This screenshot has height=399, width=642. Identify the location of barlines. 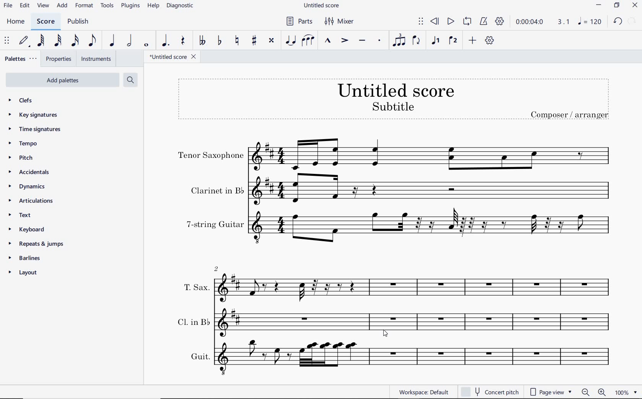
(28, 258).